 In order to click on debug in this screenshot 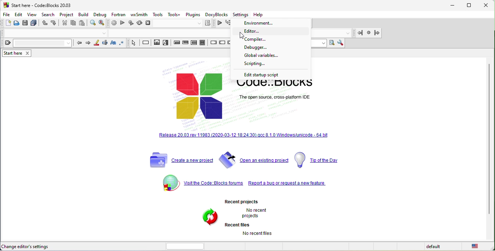, I will do `click(100, 15)`.